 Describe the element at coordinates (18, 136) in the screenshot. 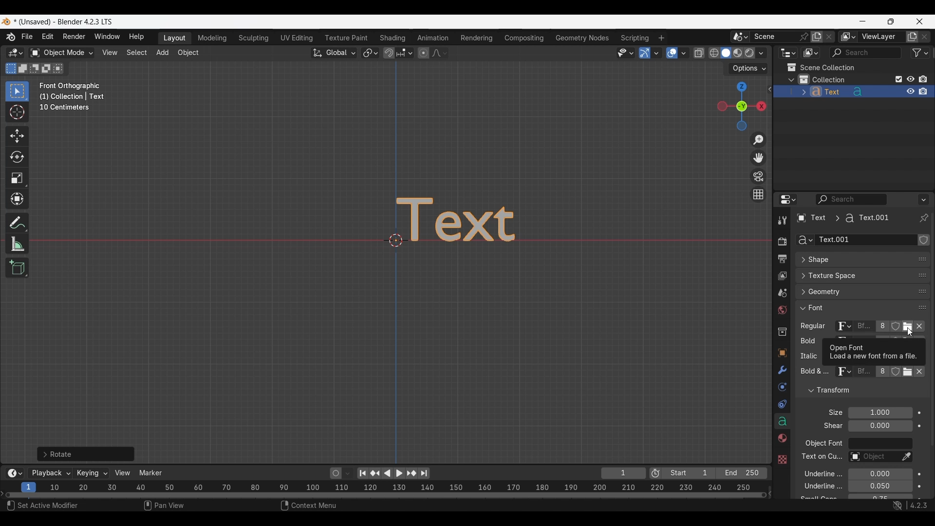

I see `Move` at that location.